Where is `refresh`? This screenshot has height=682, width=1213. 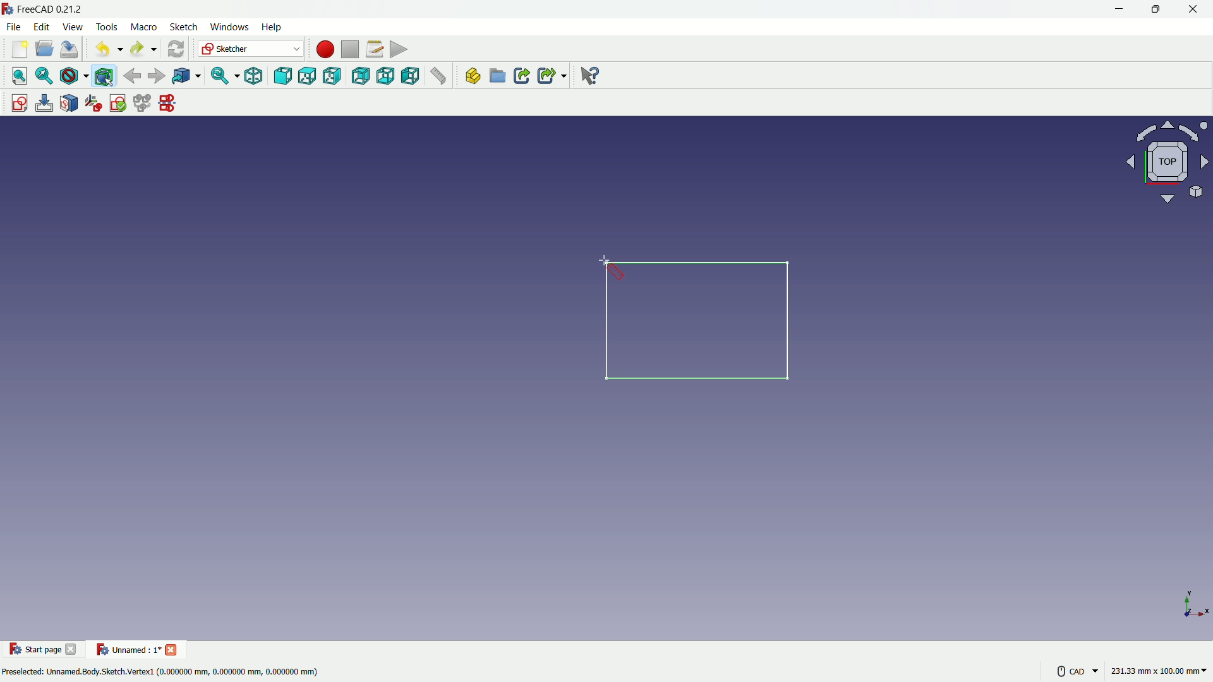
refresh is located at coordinates (174, 49).